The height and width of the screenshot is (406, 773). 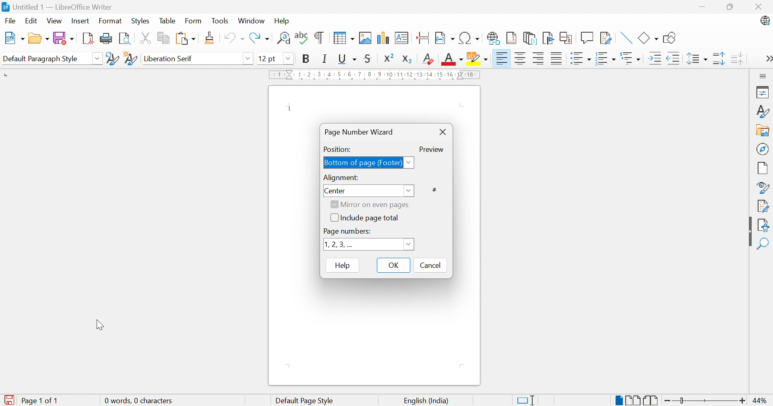 I want to click on OK, so click(x=393, y=265).